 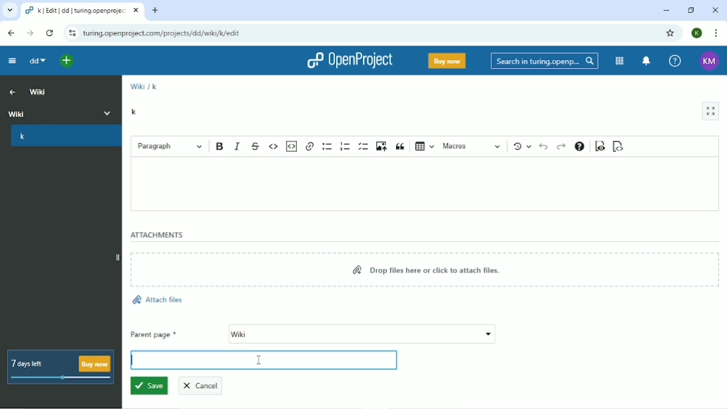 What do you see at coordinates (136, 86) in the screenshot?
I see `Wiki` at bounding box center [136, 86].